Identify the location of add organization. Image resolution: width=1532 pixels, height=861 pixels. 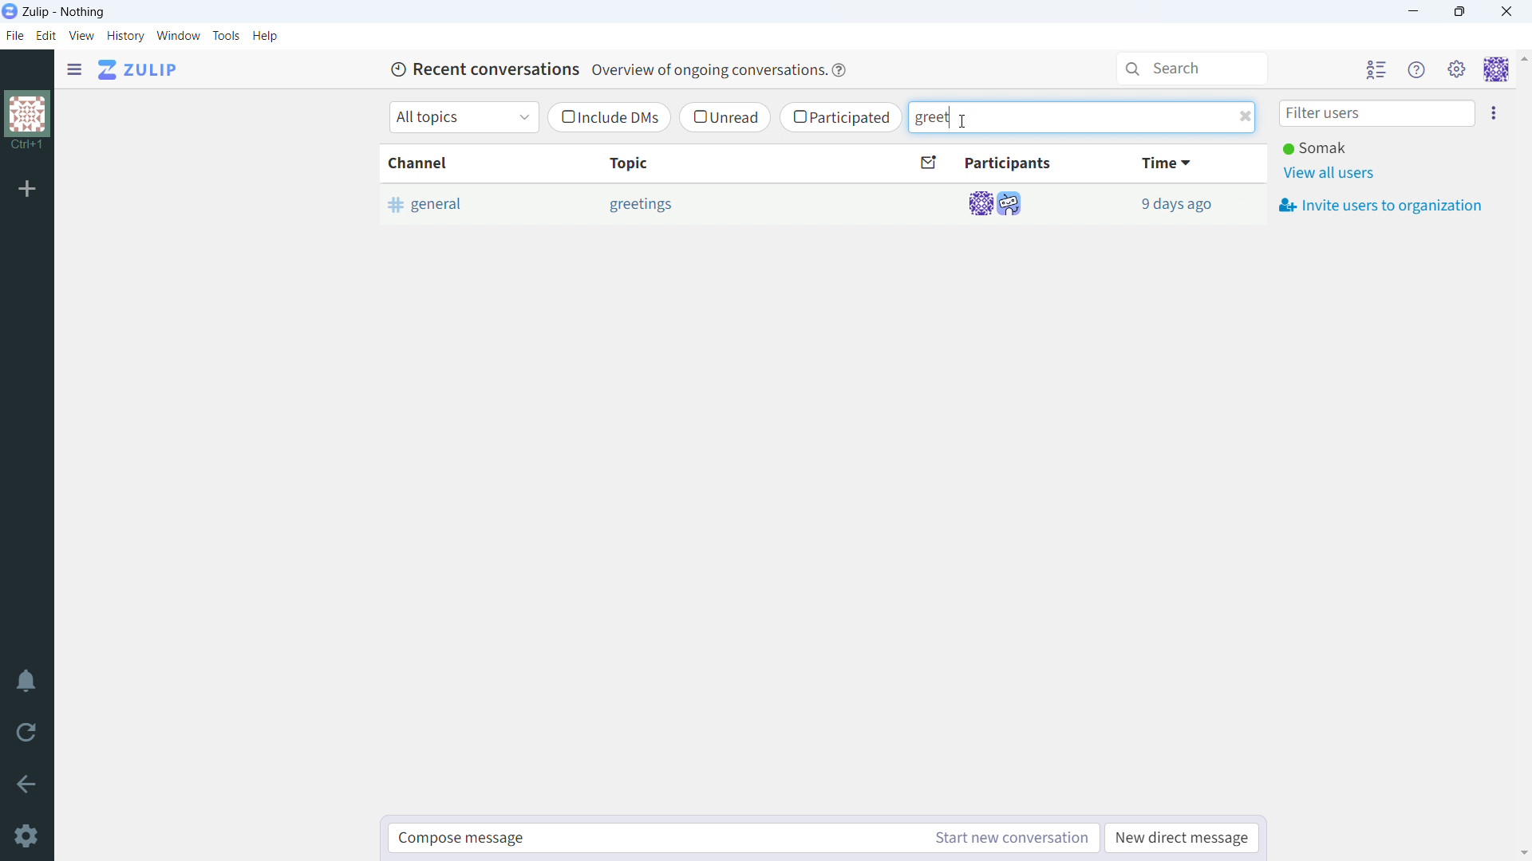
(26, 189).